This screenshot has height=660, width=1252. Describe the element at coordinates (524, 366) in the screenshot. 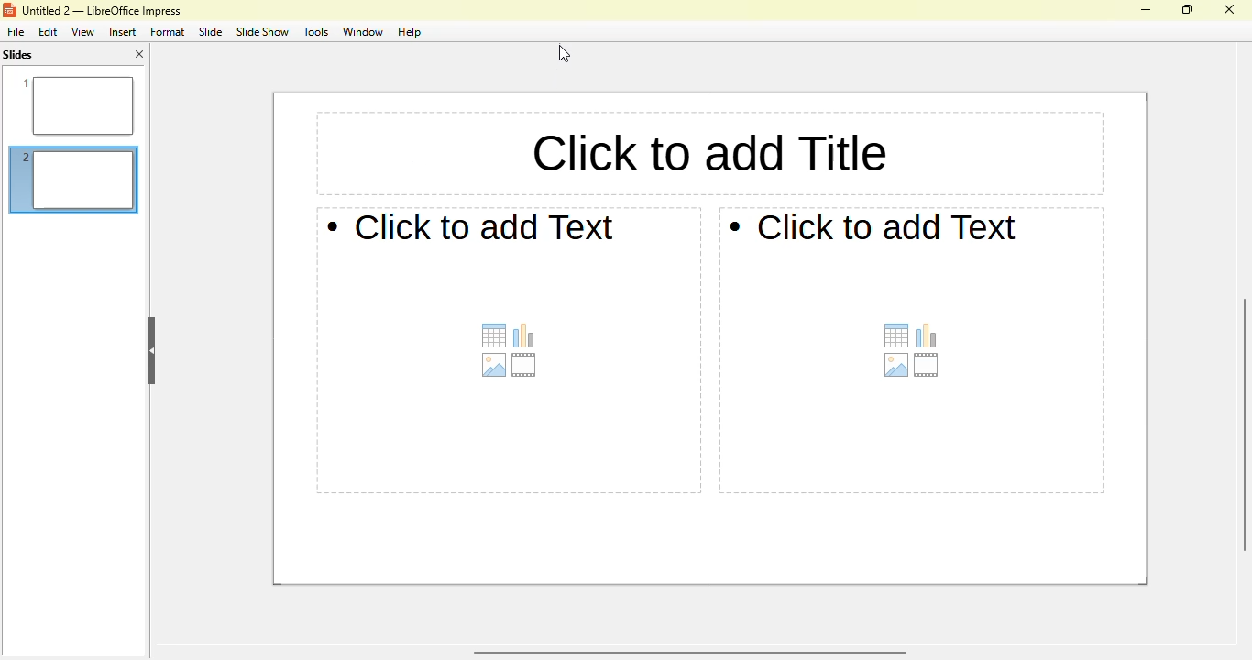

I see `insert audio or video` at that location.